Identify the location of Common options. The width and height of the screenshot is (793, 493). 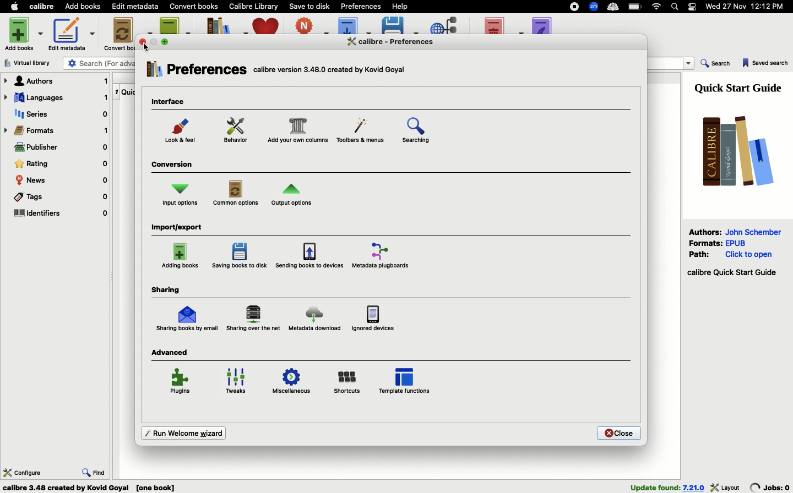
(237, 194).